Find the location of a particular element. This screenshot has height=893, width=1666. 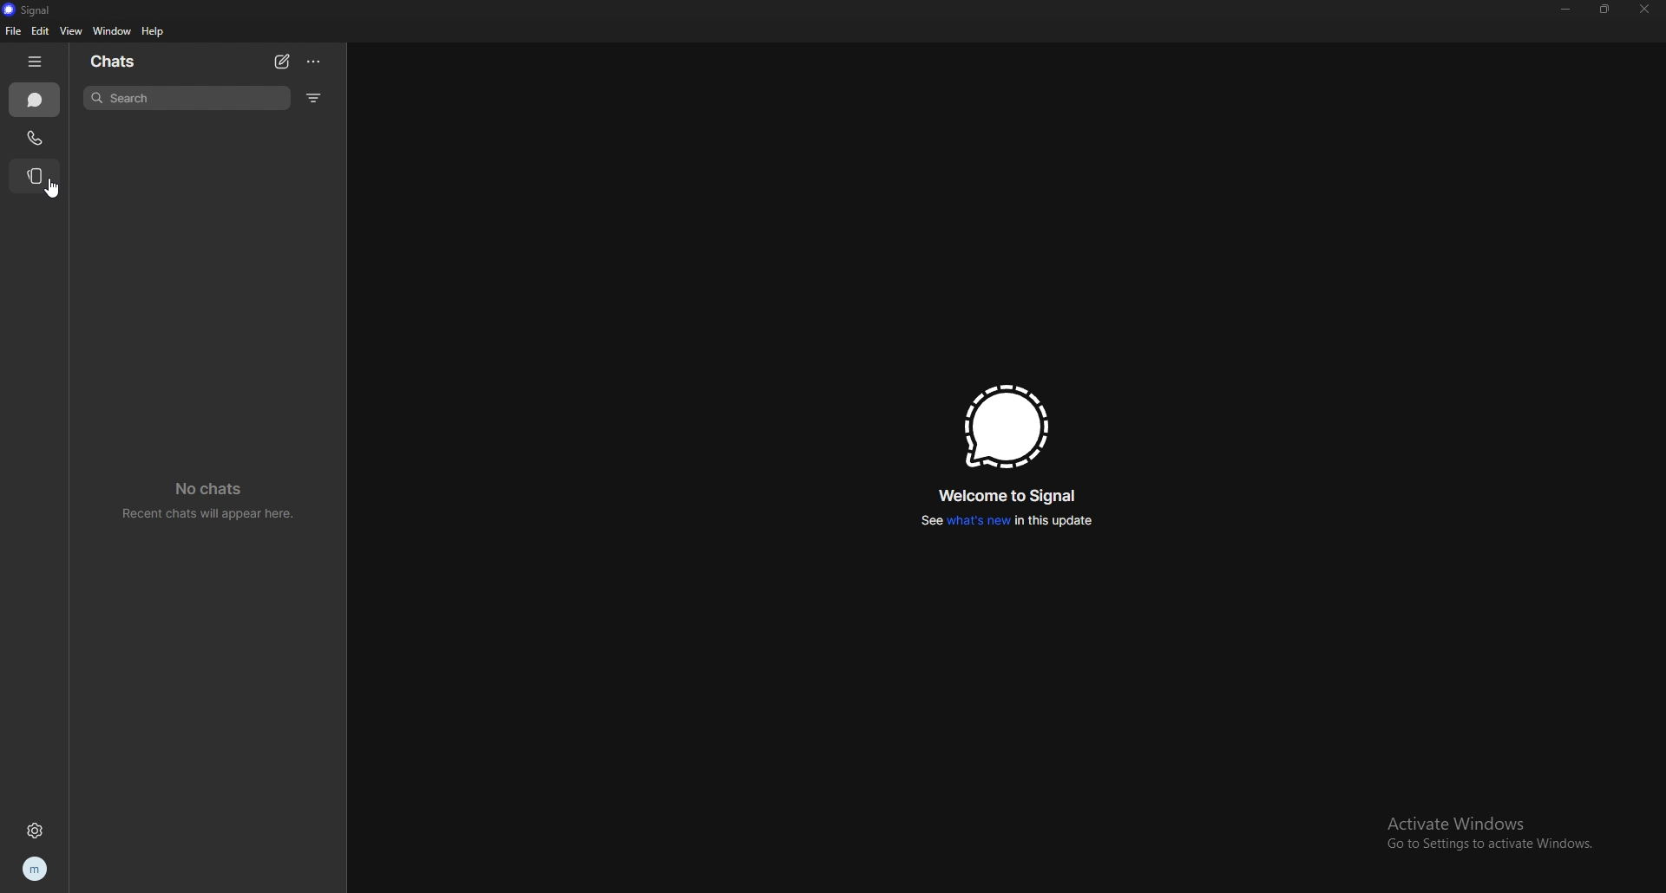

signal logo is located at coordinates (1006, 425).